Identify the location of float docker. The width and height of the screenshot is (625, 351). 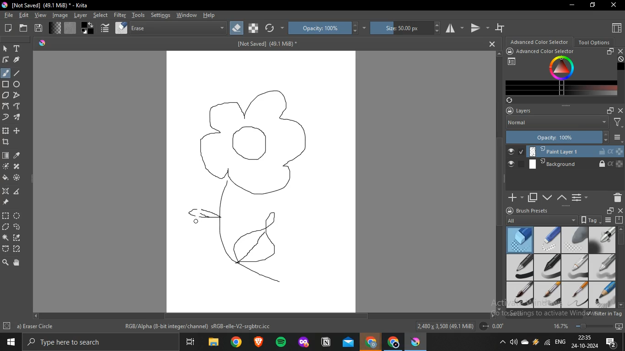
(610, 110).